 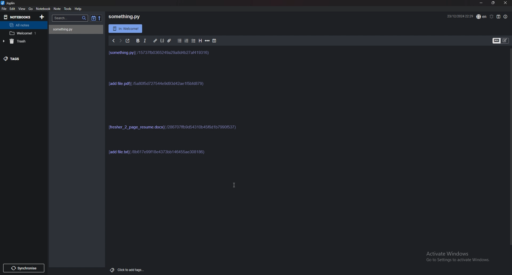 I want to click on view, so click(x=22, y=9).